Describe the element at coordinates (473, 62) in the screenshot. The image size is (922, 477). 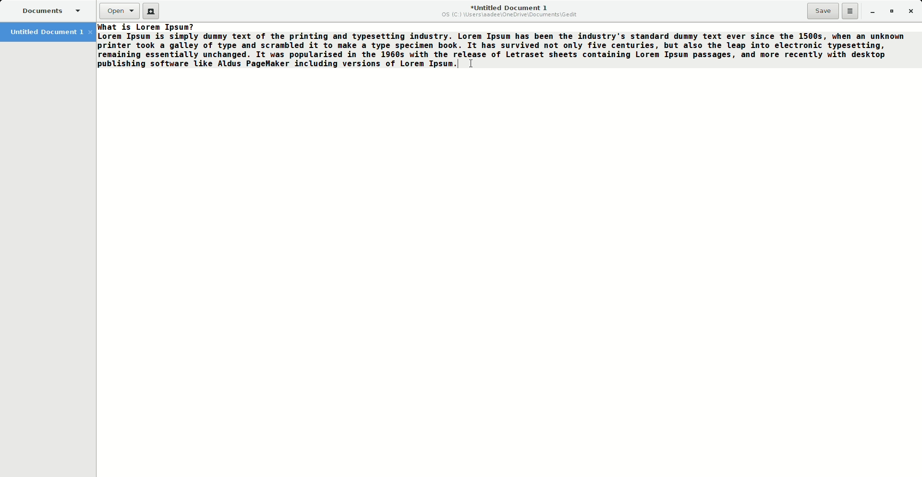
I see `Cursor` at that location.